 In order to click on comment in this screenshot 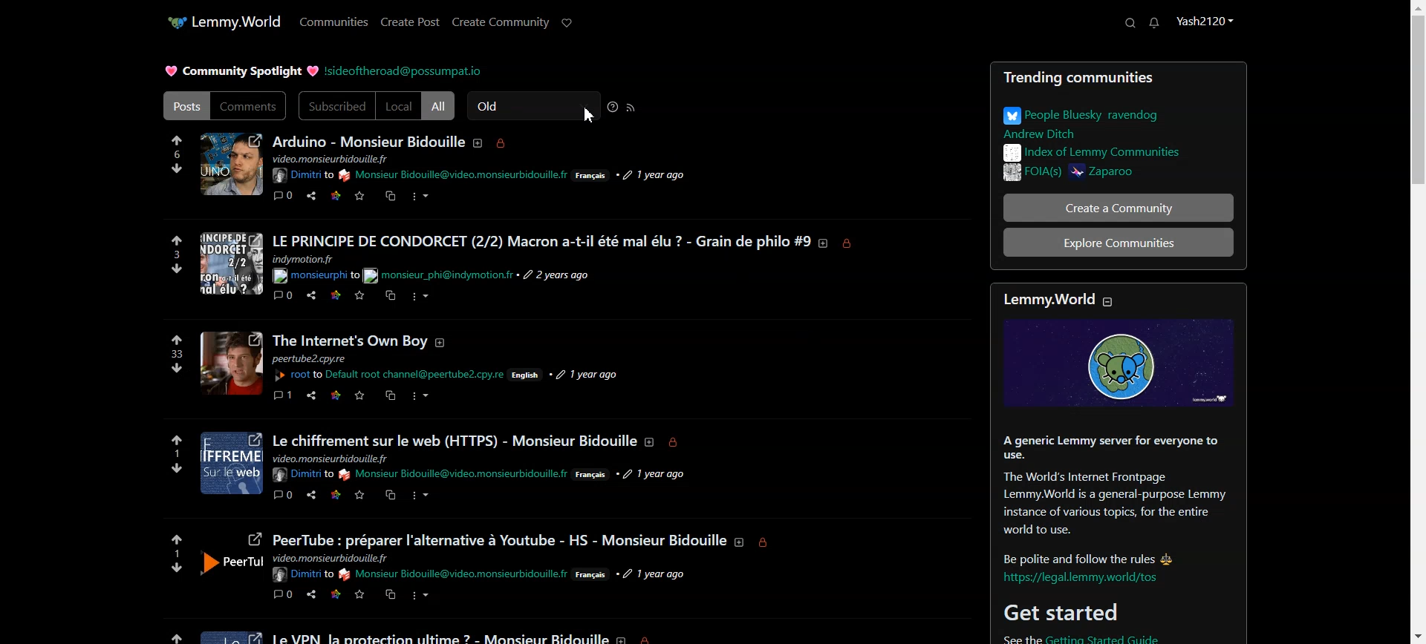, I will do `click(283, 594)`.